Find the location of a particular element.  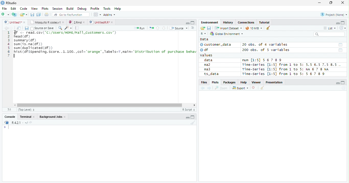

Date is located at coordinates (341, 50).